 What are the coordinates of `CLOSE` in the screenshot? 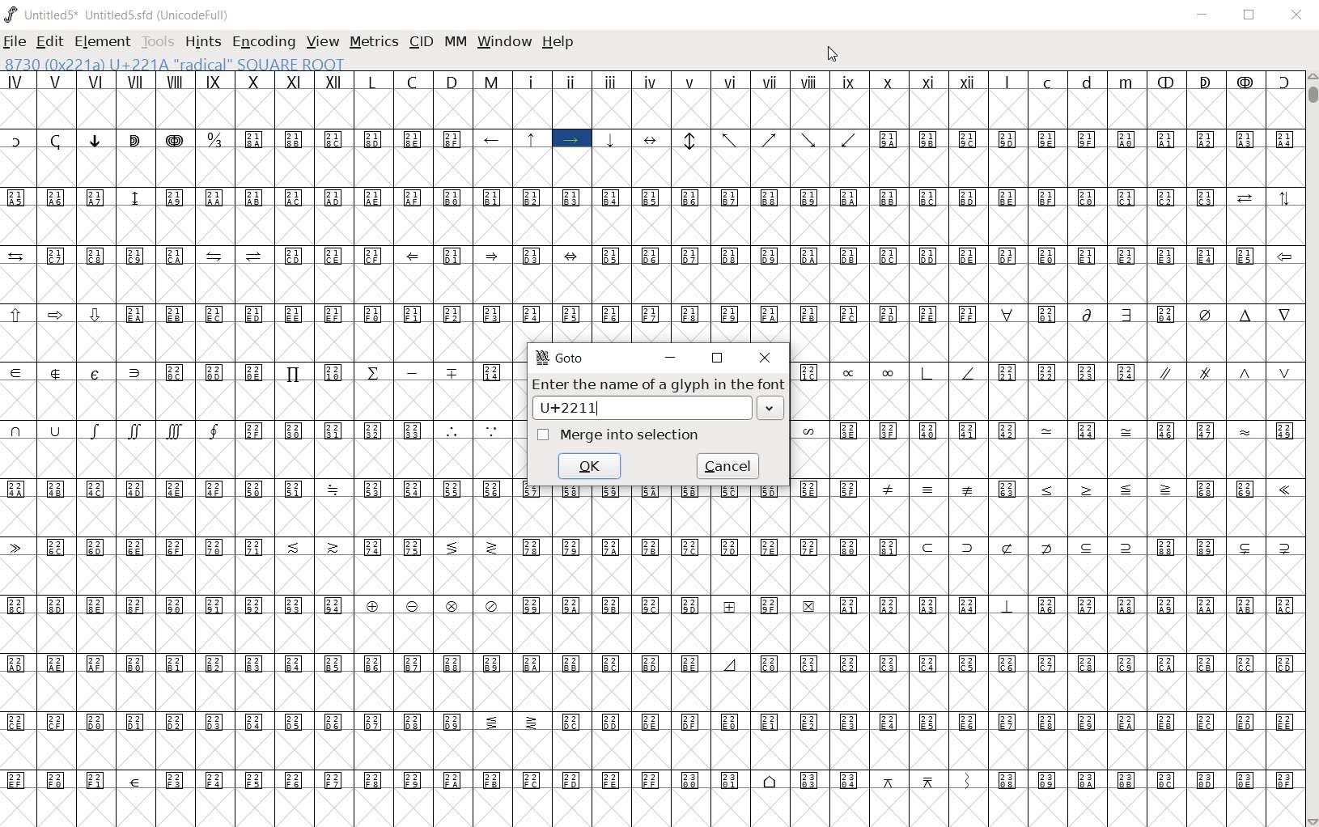 It's located at (764, 358).